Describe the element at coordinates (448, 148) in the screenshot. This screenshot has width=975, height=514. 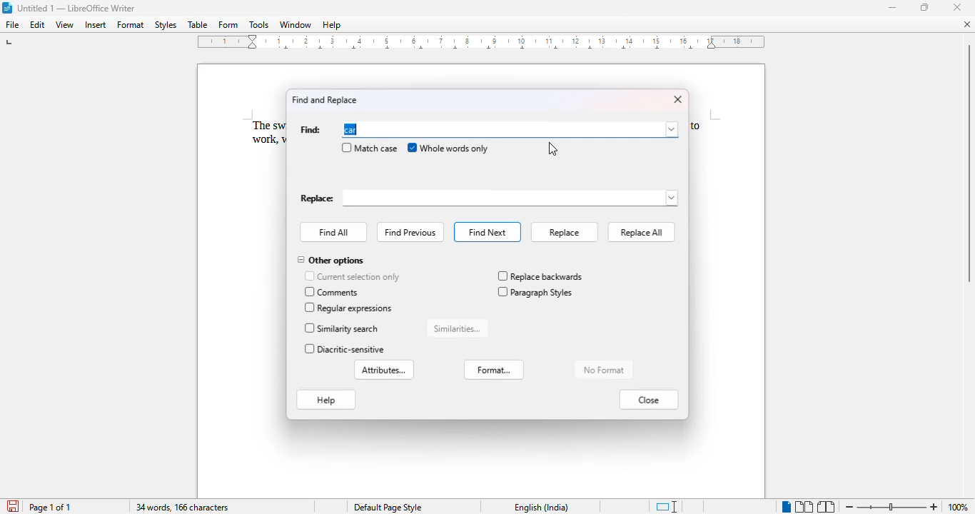
I see `whole words only` at that location.